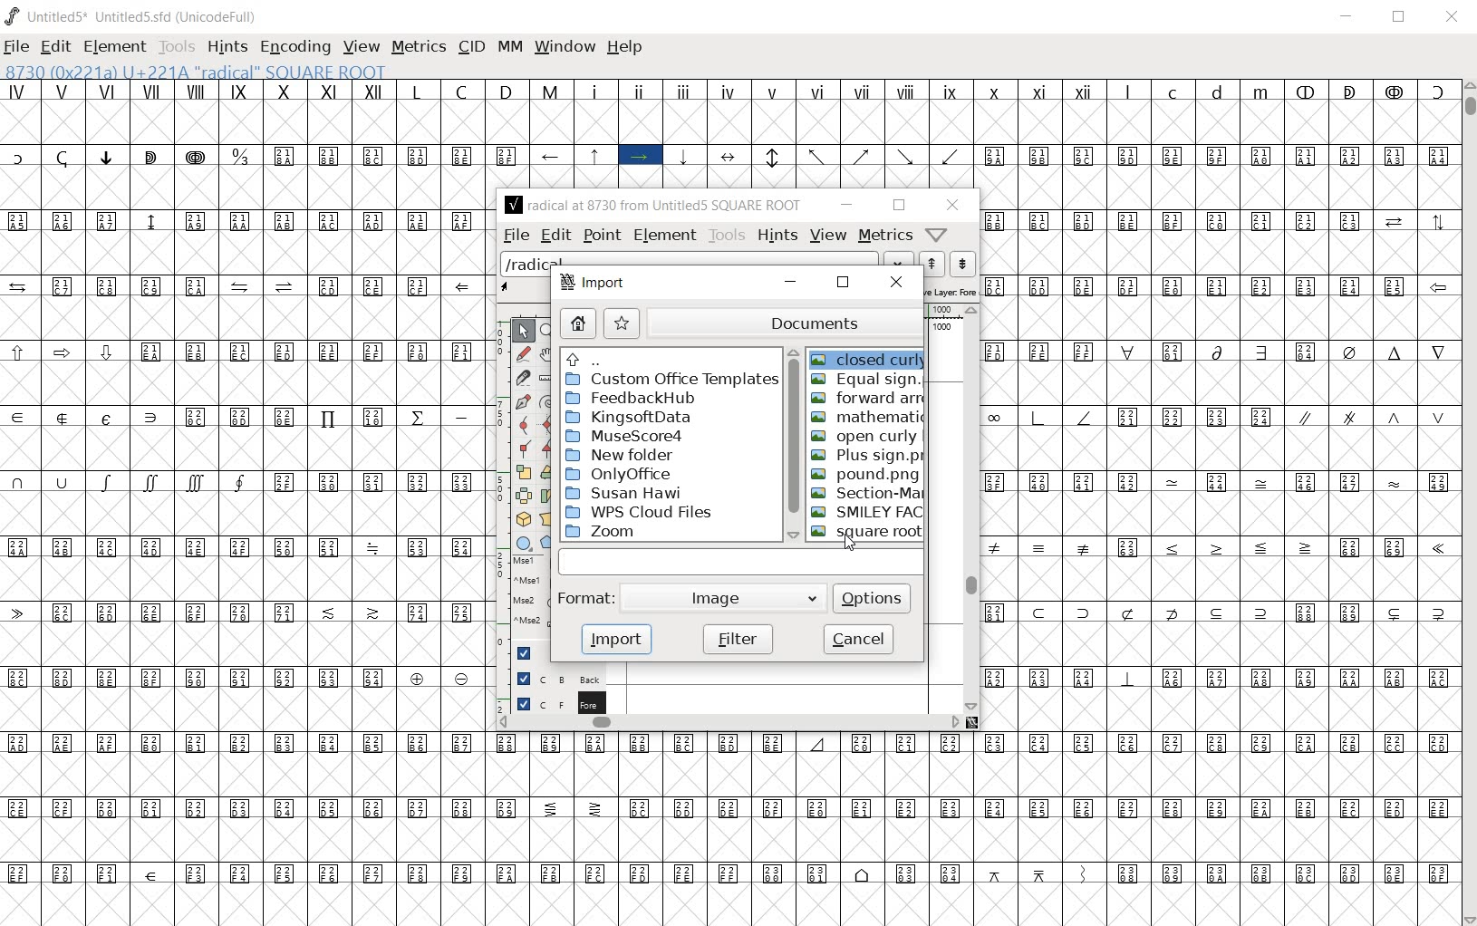 This screenshot has width=1477, height=926. What do you see at coordinates (115, 48) in the screenshot?
I see `ELEMENT` at bounding box center [115, 48].